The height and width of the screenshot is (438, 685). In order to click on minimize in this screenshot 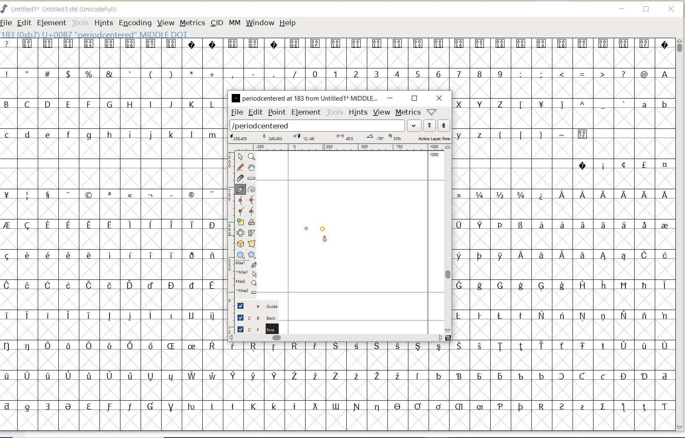, I will do `click(390, 98)`.